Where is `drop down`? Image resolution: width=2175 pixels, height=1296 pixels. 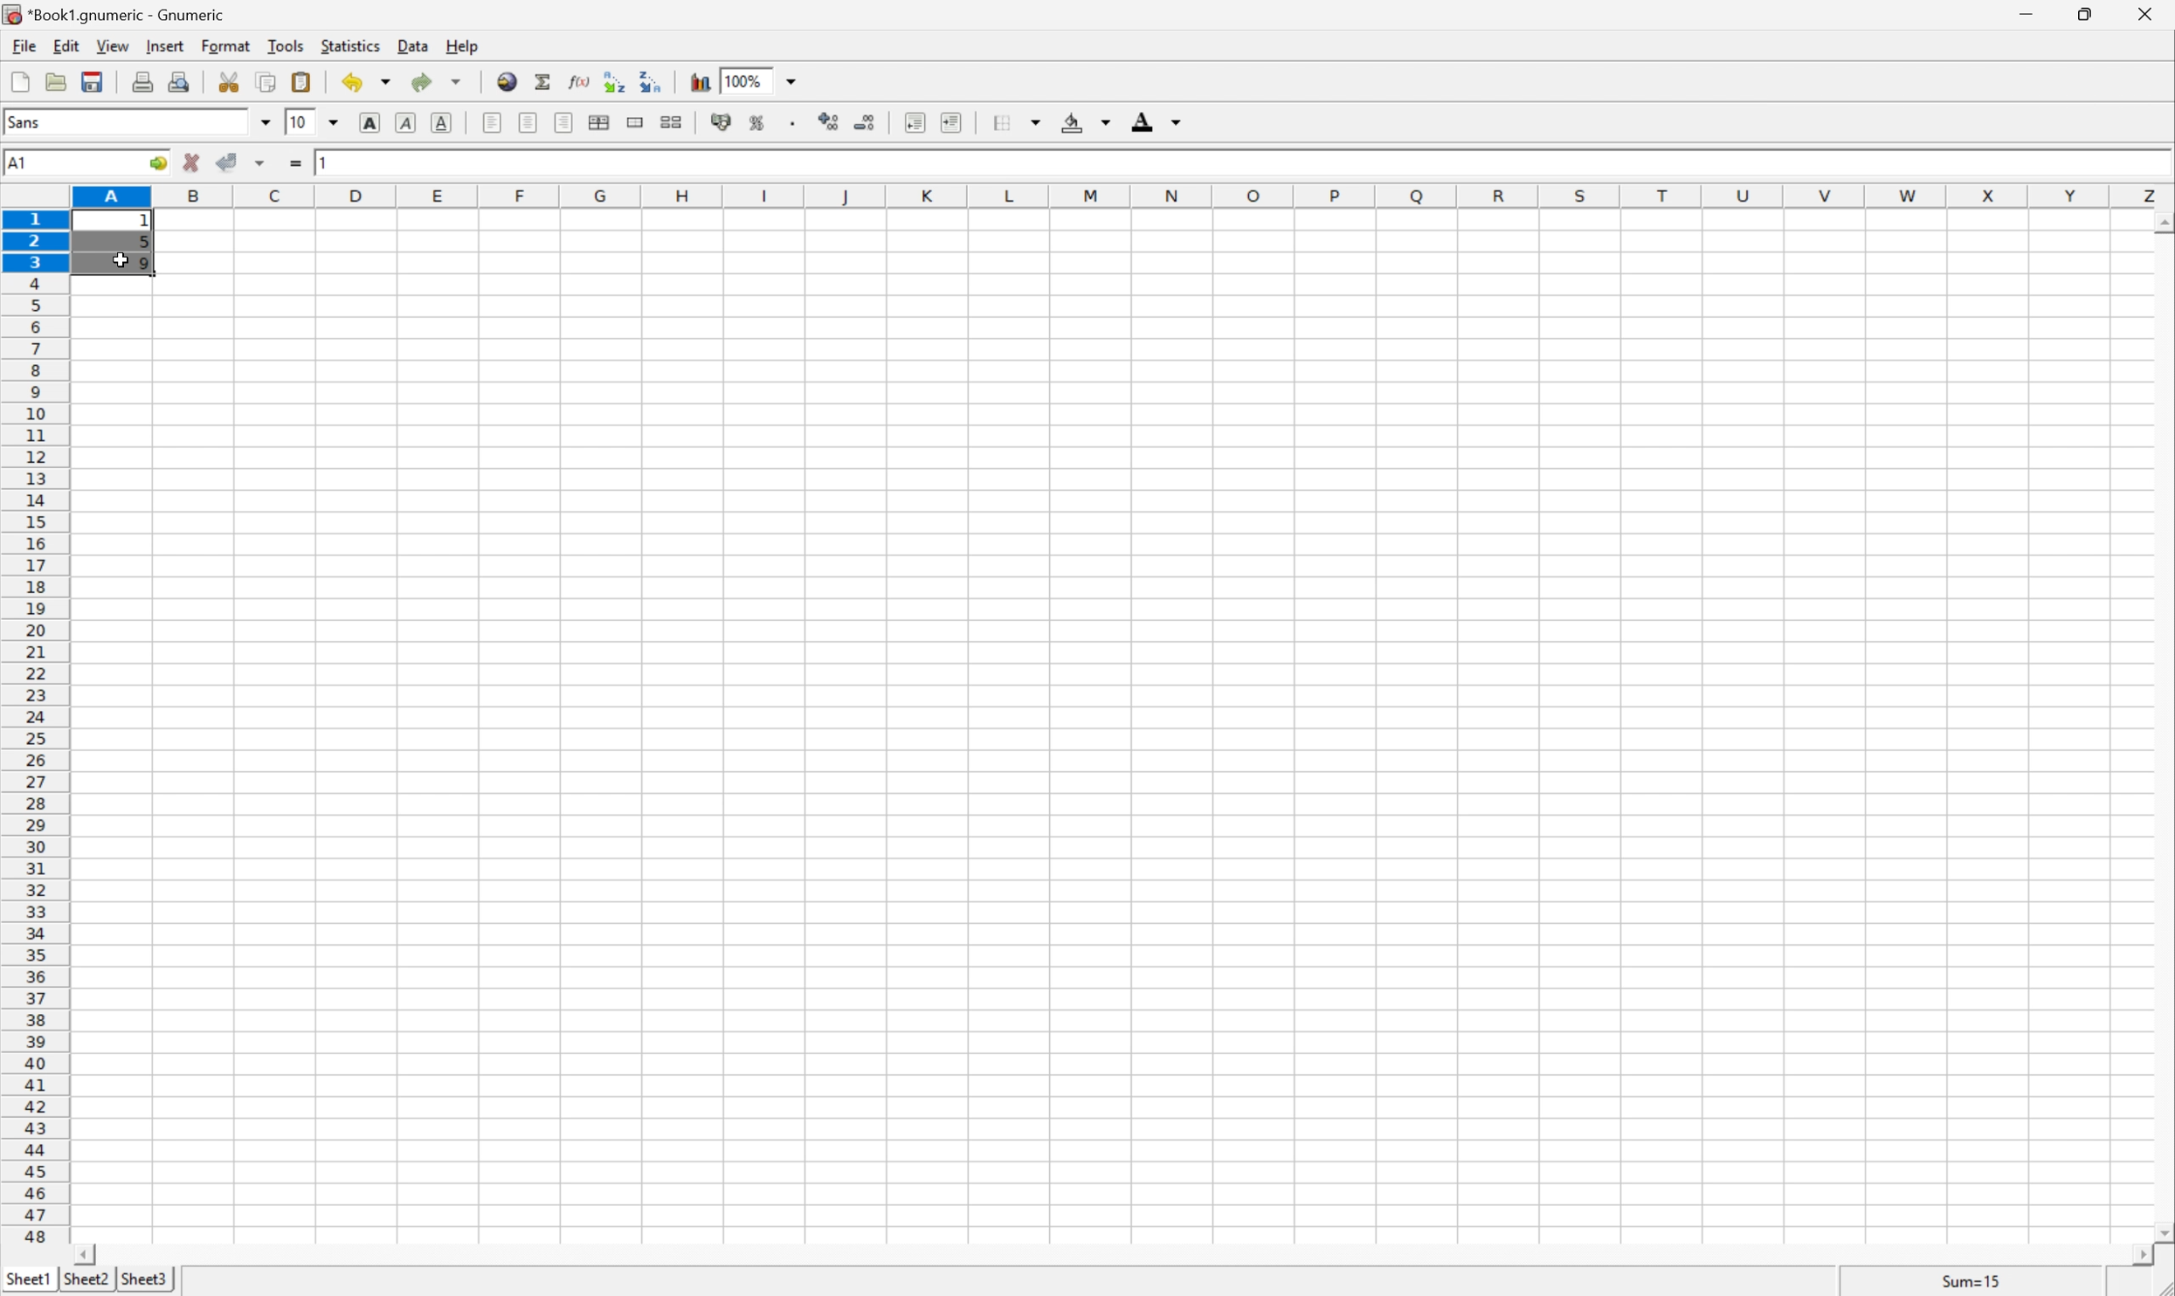
drop down is located at coordinates (339, 122).